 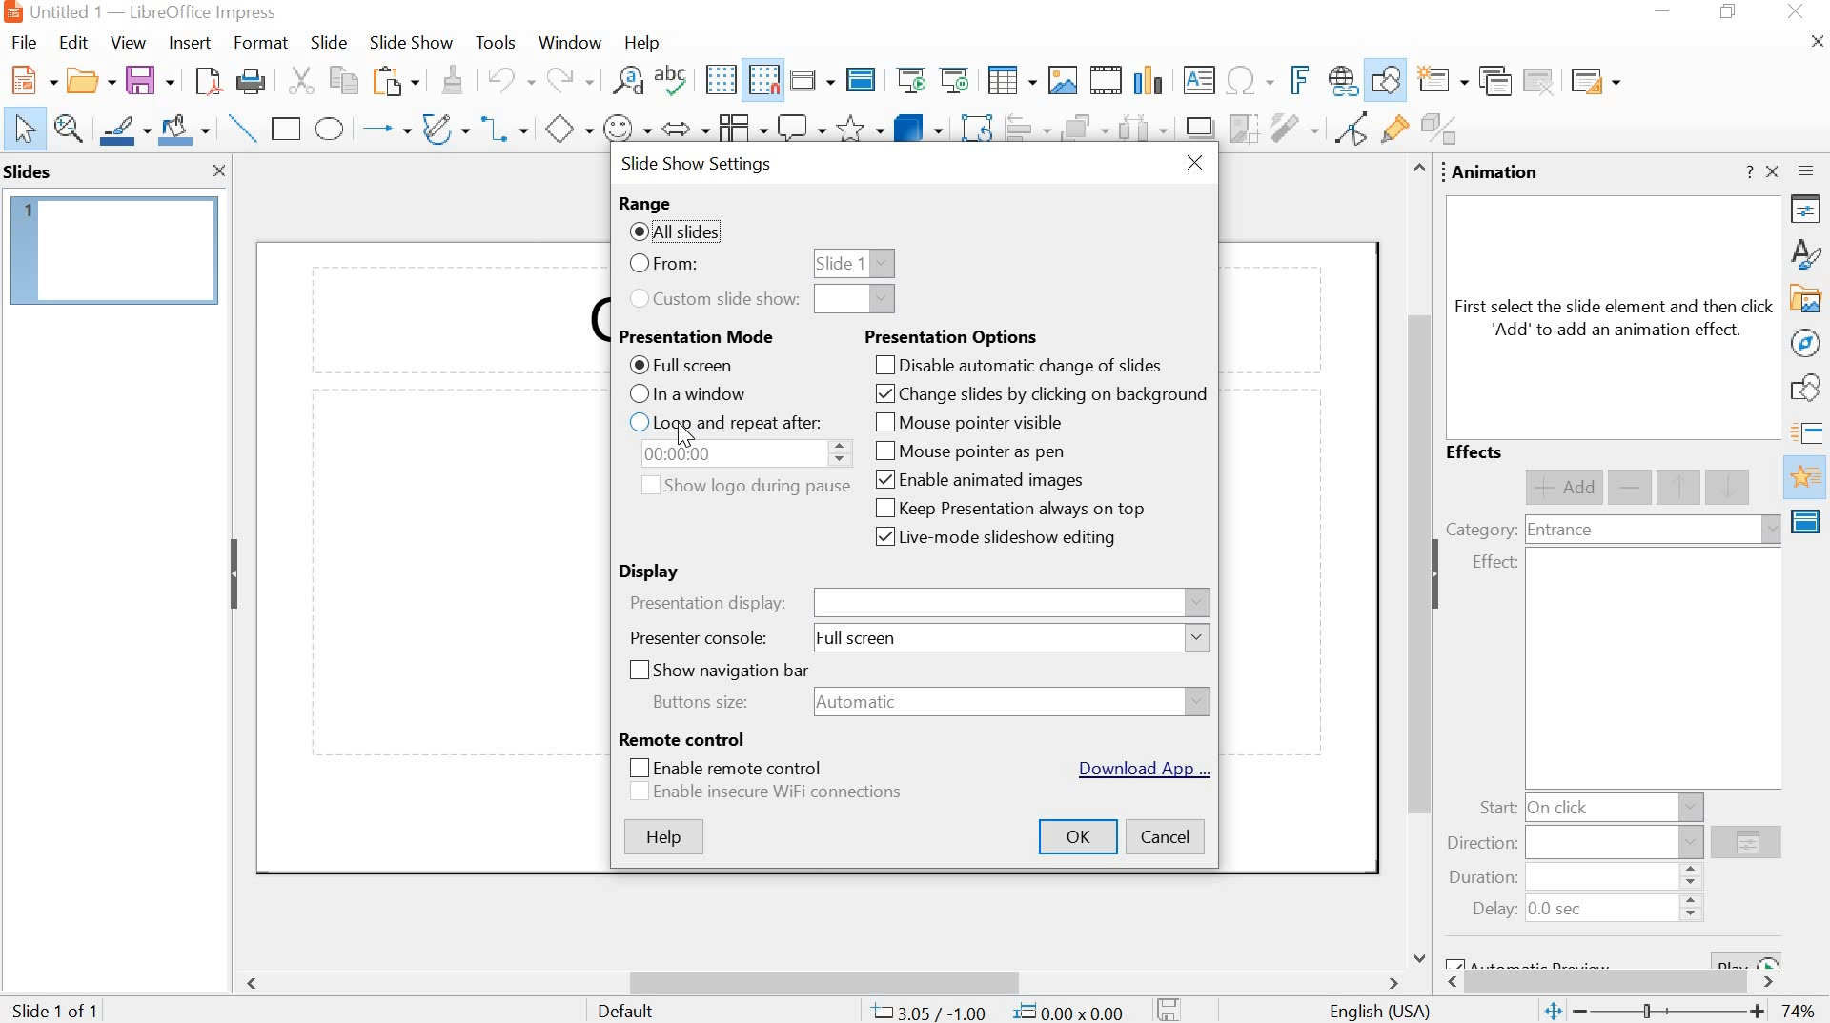 I want to click on sidebar settings, so click(x=1809, y=174).